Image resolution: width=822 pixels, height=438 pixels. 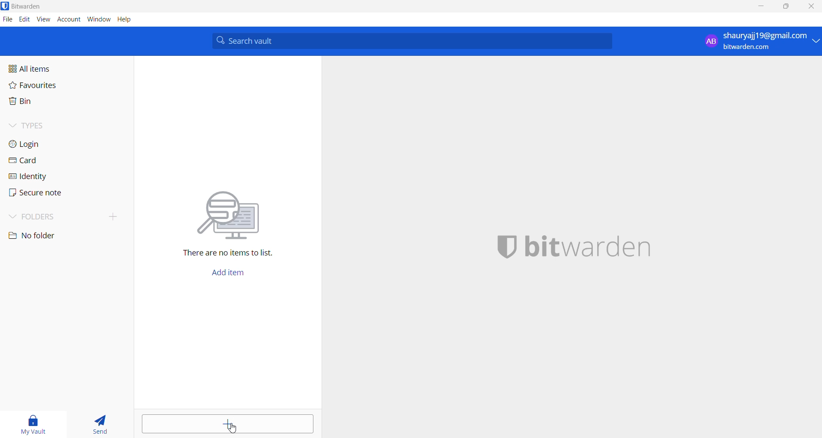 What do you see at coordinates (53, 128) in the screenshot?
I see `types` at bounding box center [53, 128].